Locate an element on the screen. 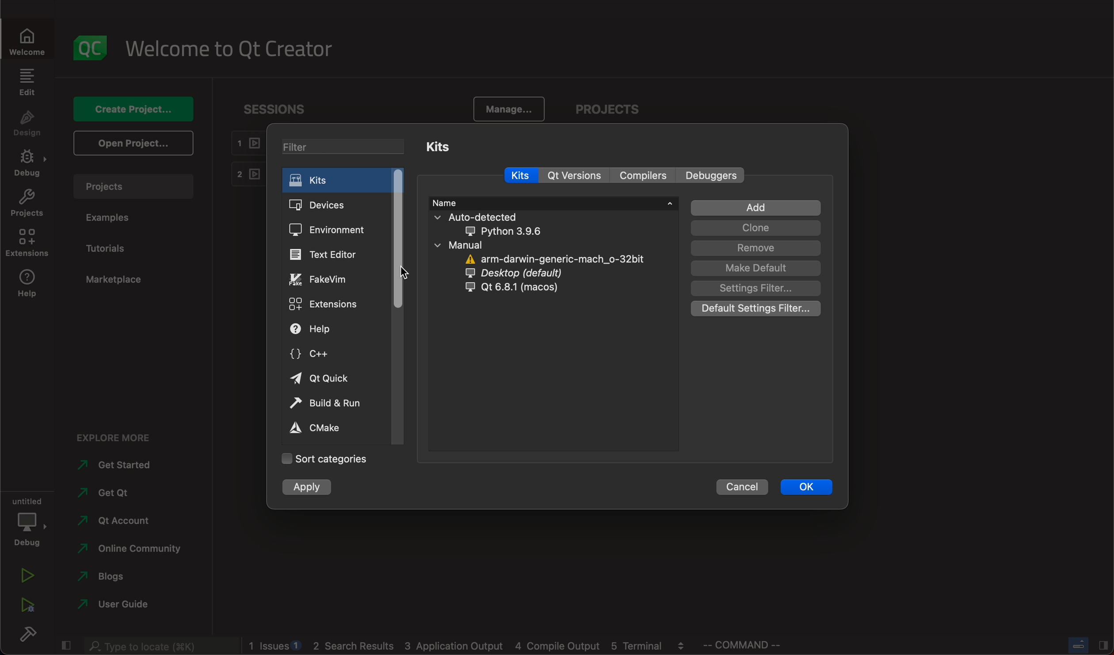 This screenshot has width=1114, height=655. environment is located at coordinates (333, 230).